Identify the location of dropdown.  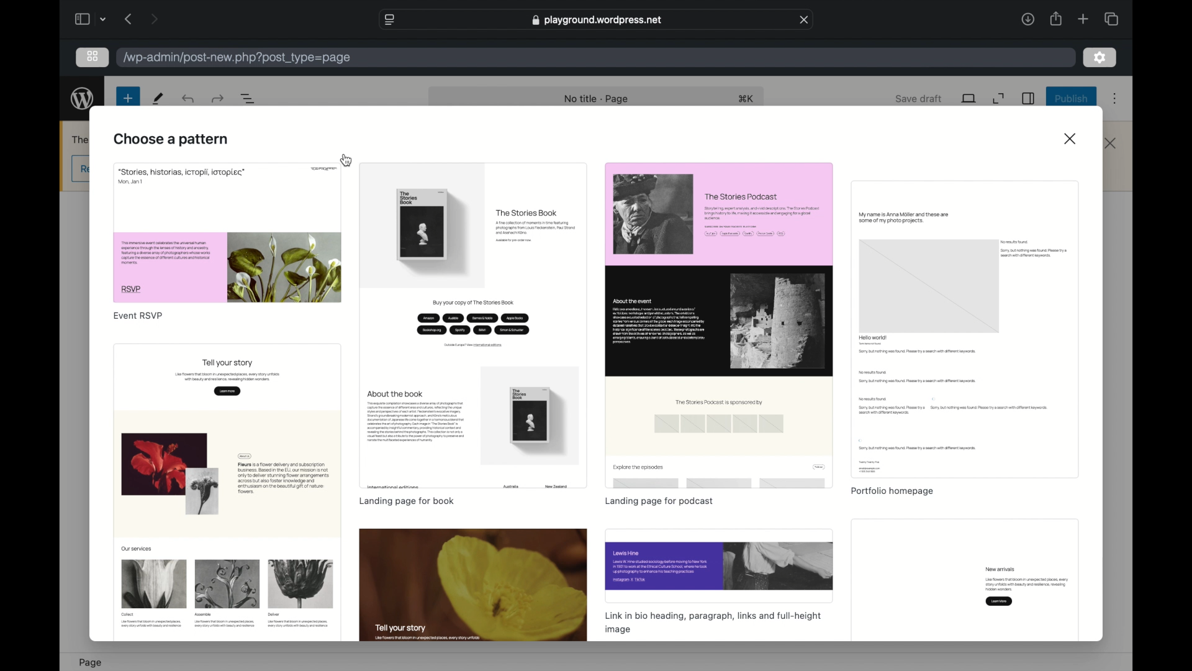
(103, 19).